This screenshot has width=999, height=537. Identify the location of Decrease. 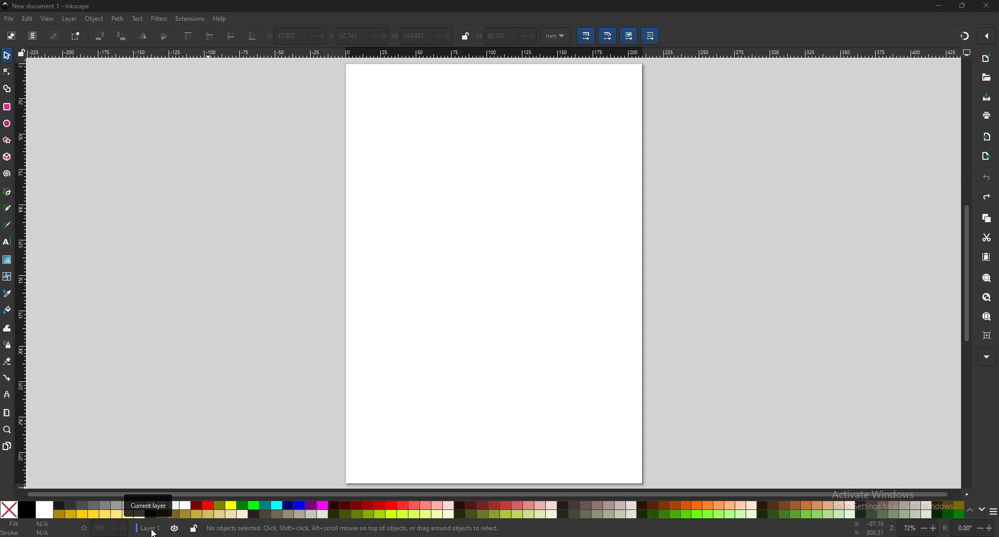
(520, 35).